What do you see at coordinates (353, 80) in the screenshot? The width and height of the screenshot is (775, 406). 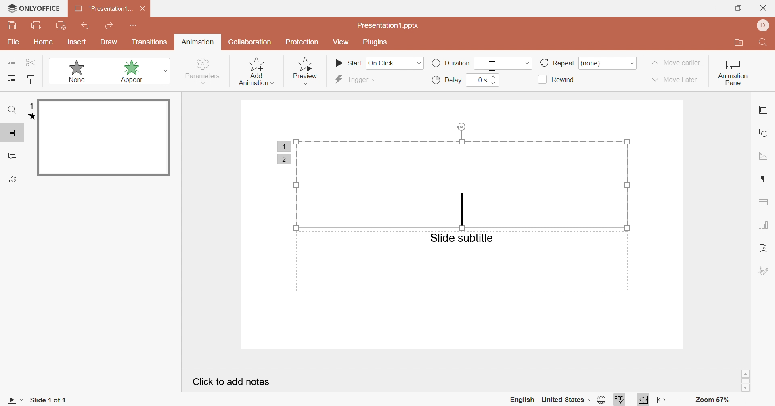 I see `trigger` at bounding box center [353, 80].